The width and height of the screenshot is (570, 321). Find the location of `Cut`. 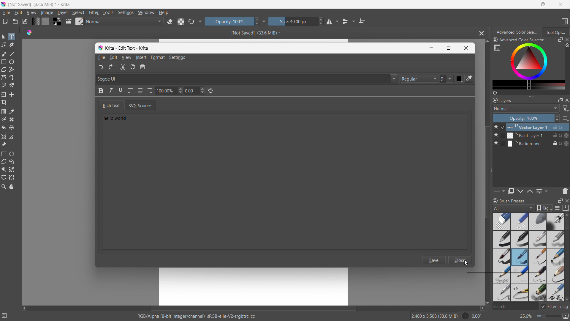

Cut is located at coordinates (122, 67).